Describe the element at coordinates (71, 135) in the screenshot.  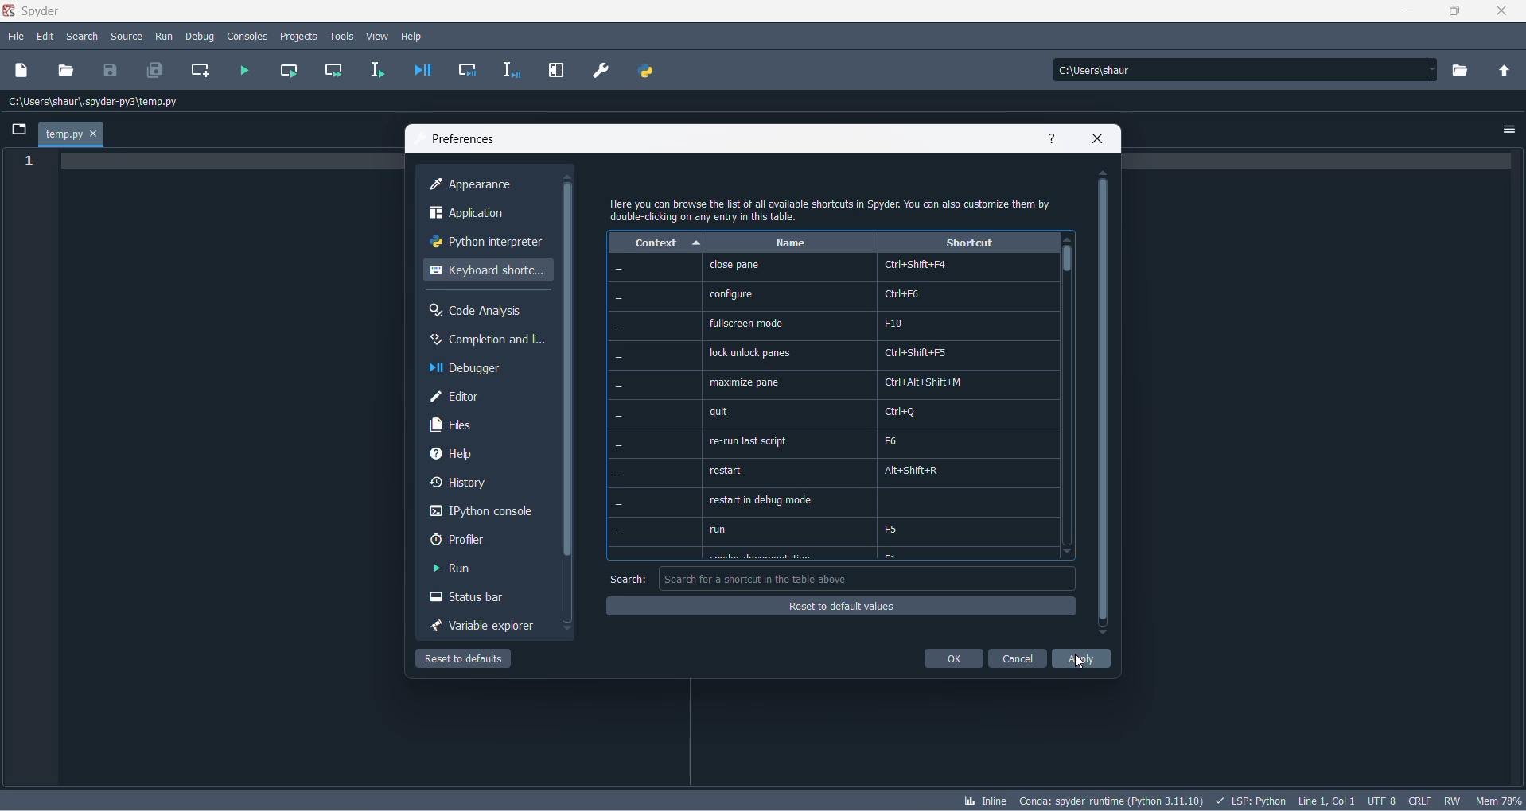
I see `current file tab` at that location.